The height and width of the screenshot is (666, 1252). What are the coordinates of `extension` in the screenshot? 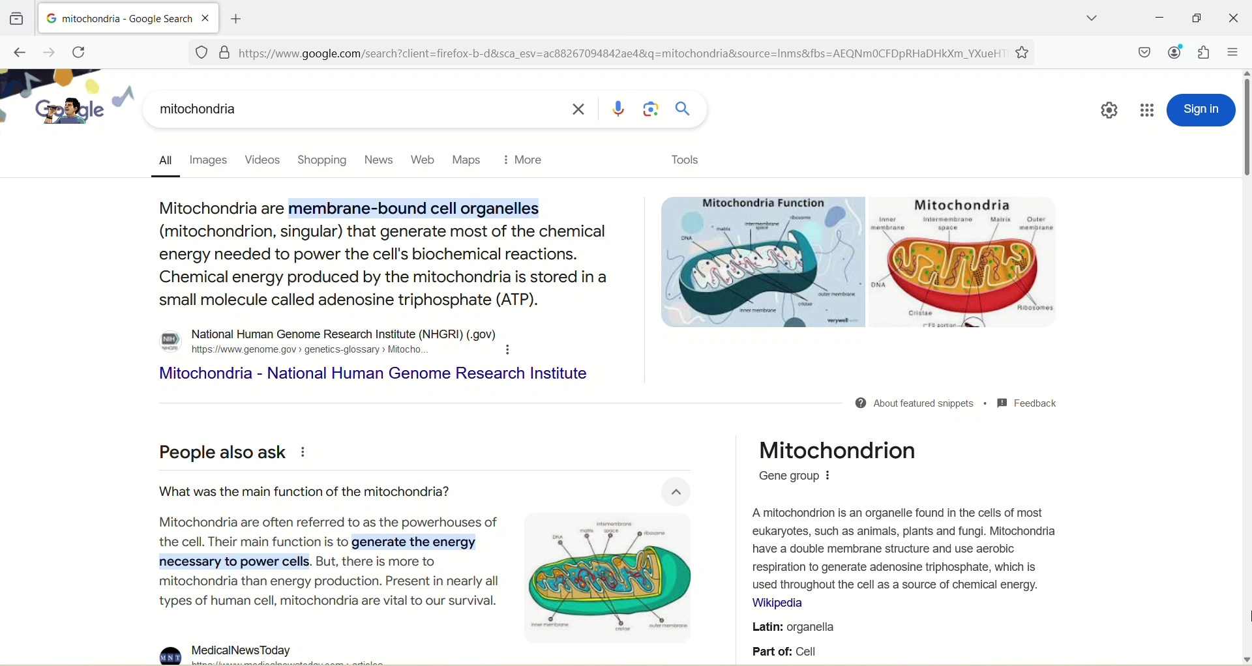 It's located at (1206, 52).